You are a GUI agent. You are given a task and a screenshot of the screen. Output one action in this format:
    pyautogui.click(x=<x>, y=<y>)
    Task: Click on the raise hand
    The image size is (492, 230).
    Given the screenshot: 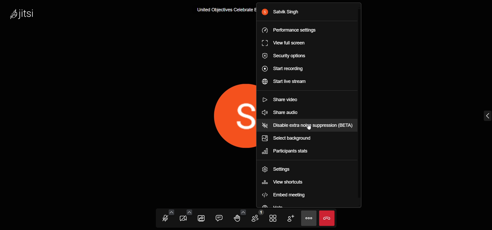 What is the action you would take?
    pyautogui.click(x=236, y=218)
    